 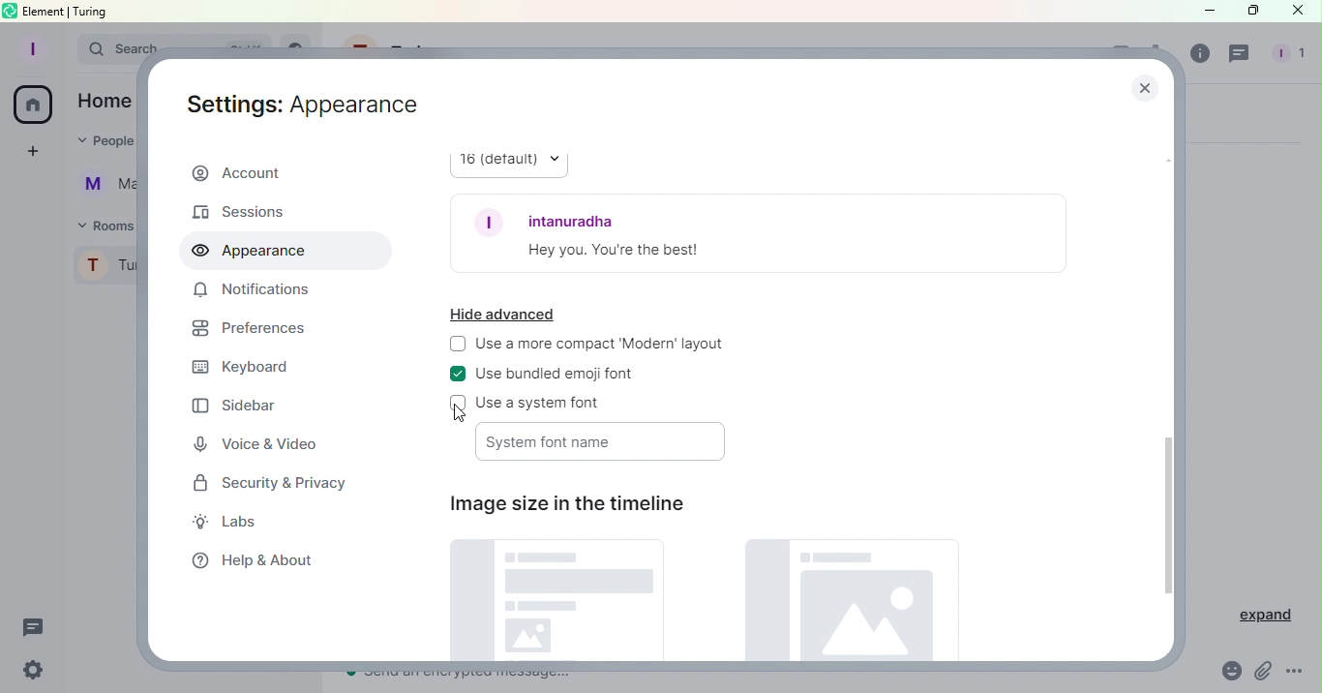 I want to click on element logo, so click(x=11, y=11).